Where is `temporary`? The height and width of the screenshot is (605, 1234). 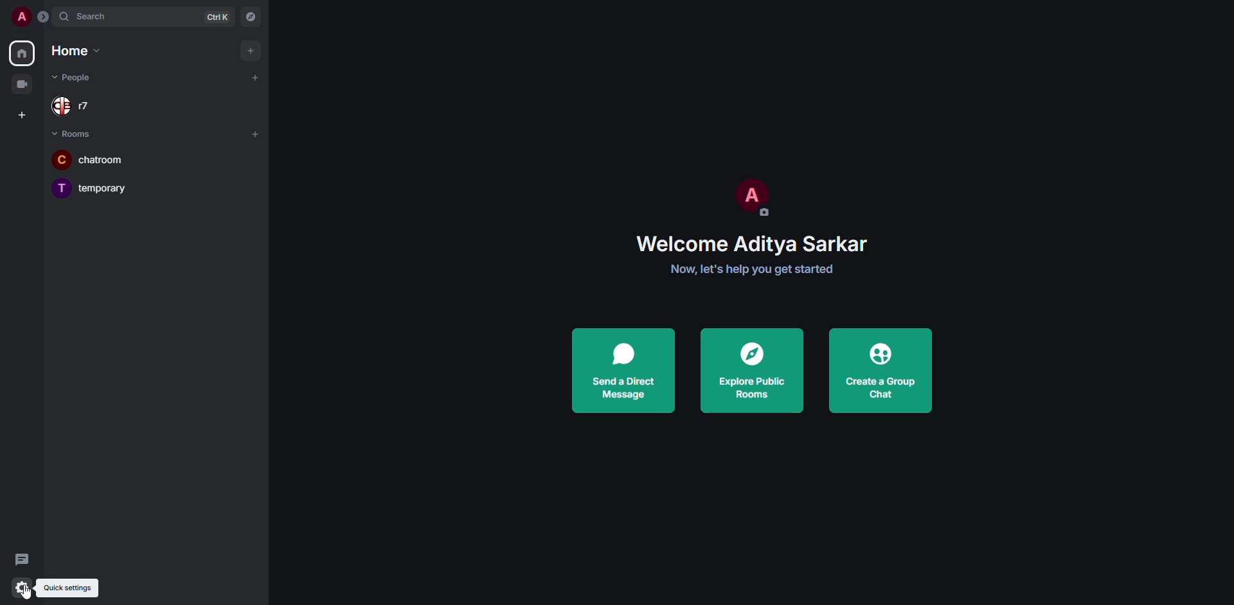 temporary is located at coordinates (94, 186).